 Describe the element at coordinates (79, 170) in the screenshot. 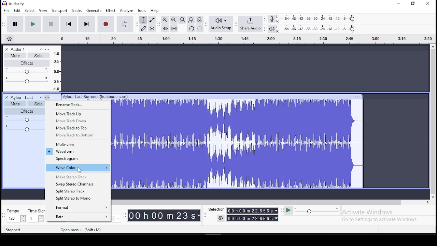

I see `Cursor` at that location.